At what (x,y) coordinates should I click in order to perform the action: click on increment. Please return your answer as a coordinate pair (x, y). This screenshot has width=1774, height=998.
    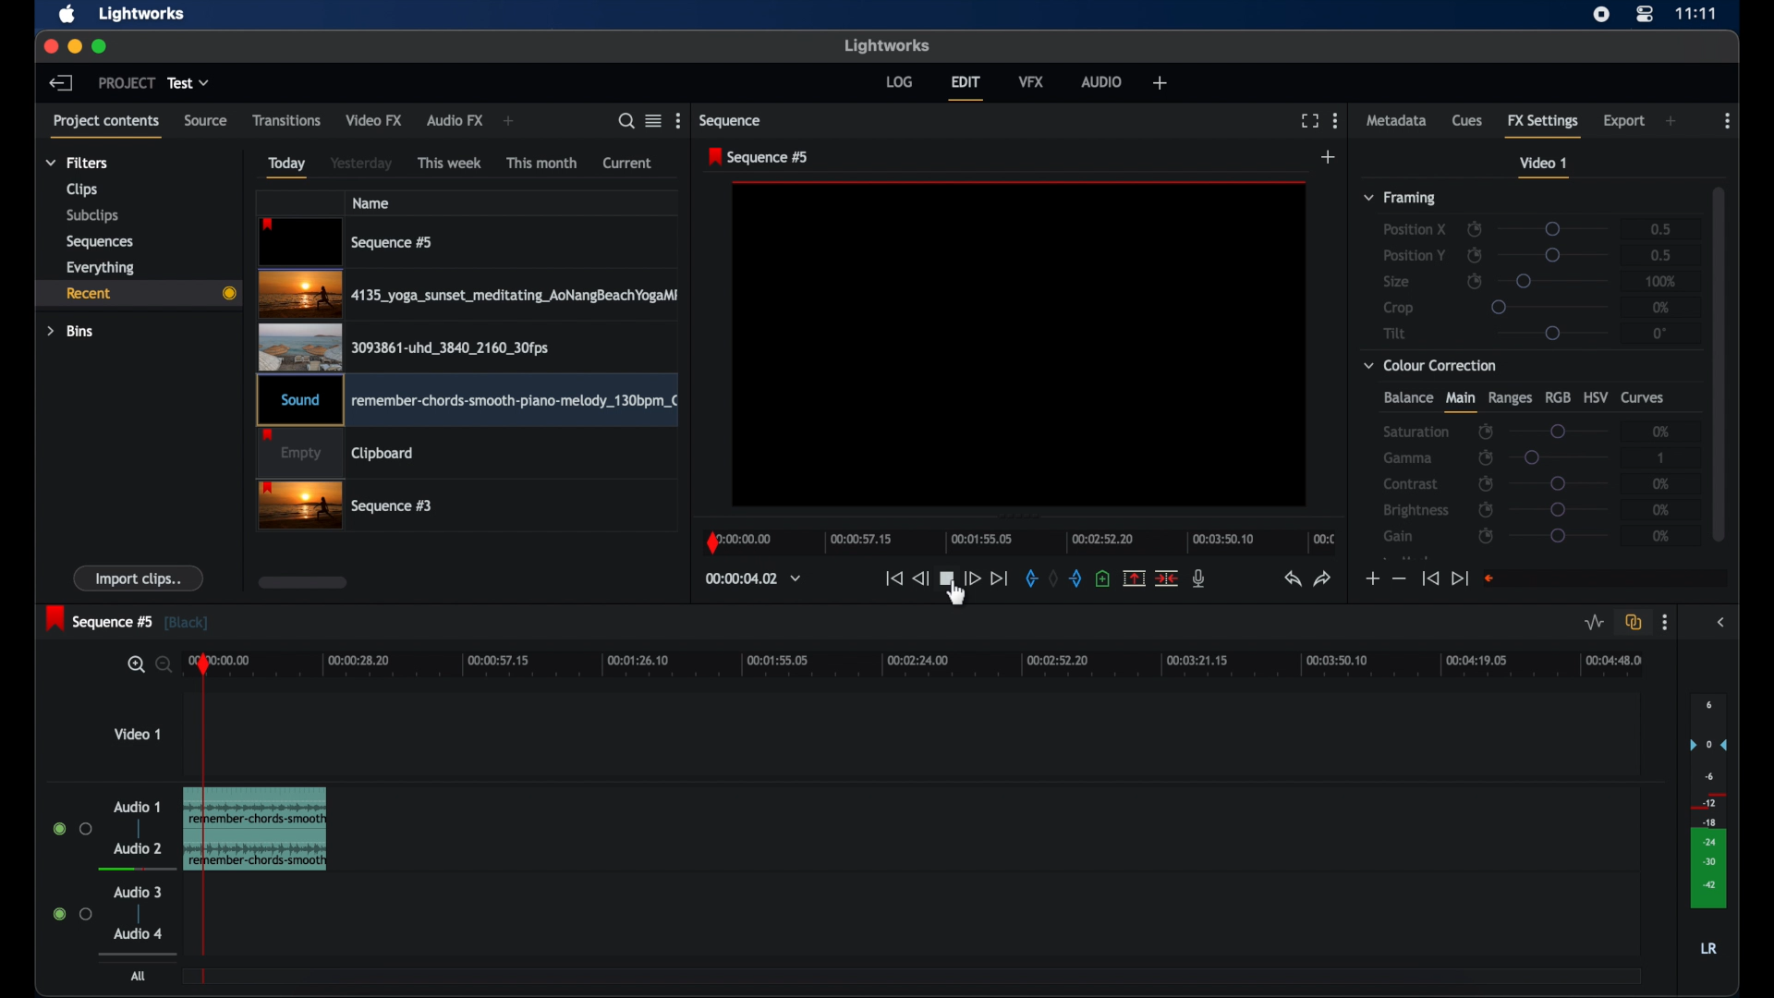
    Looking at the image, I should click on (1371, 579).